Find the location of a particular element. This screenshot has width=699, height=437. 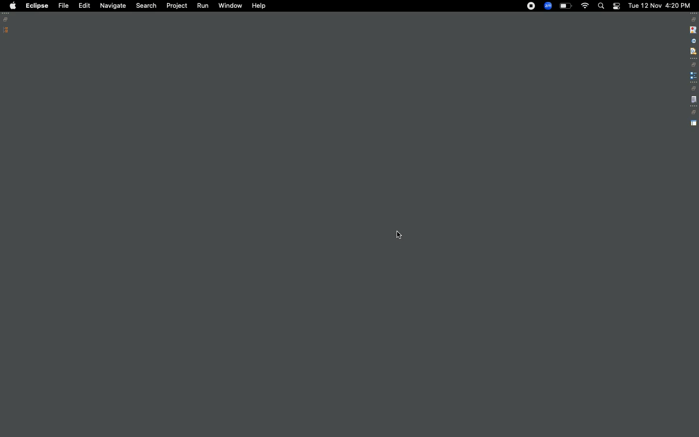

restore is located at coordinates (694, 65).